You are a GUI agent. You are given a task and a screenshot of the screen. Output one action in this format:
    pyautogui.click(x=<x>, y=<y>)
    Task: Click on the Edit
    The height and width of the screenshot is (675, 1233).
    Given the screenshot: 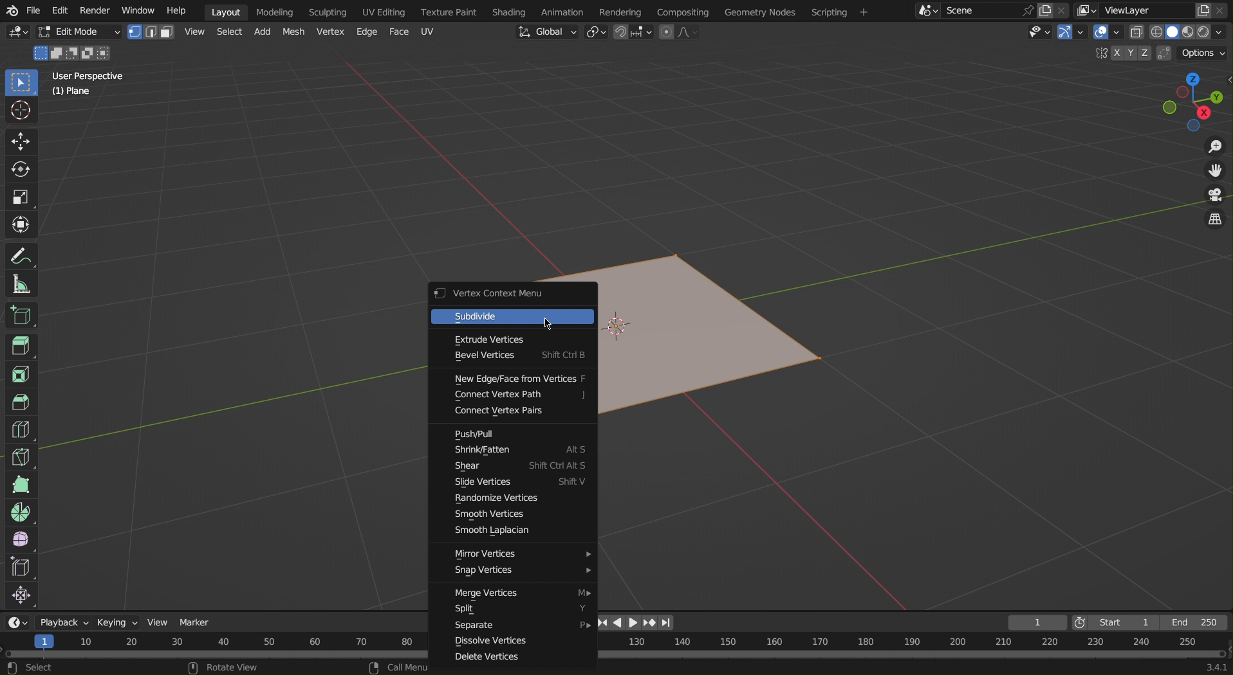 What is the action you would take?
    pyautogui.click(x=60, y=10)
    